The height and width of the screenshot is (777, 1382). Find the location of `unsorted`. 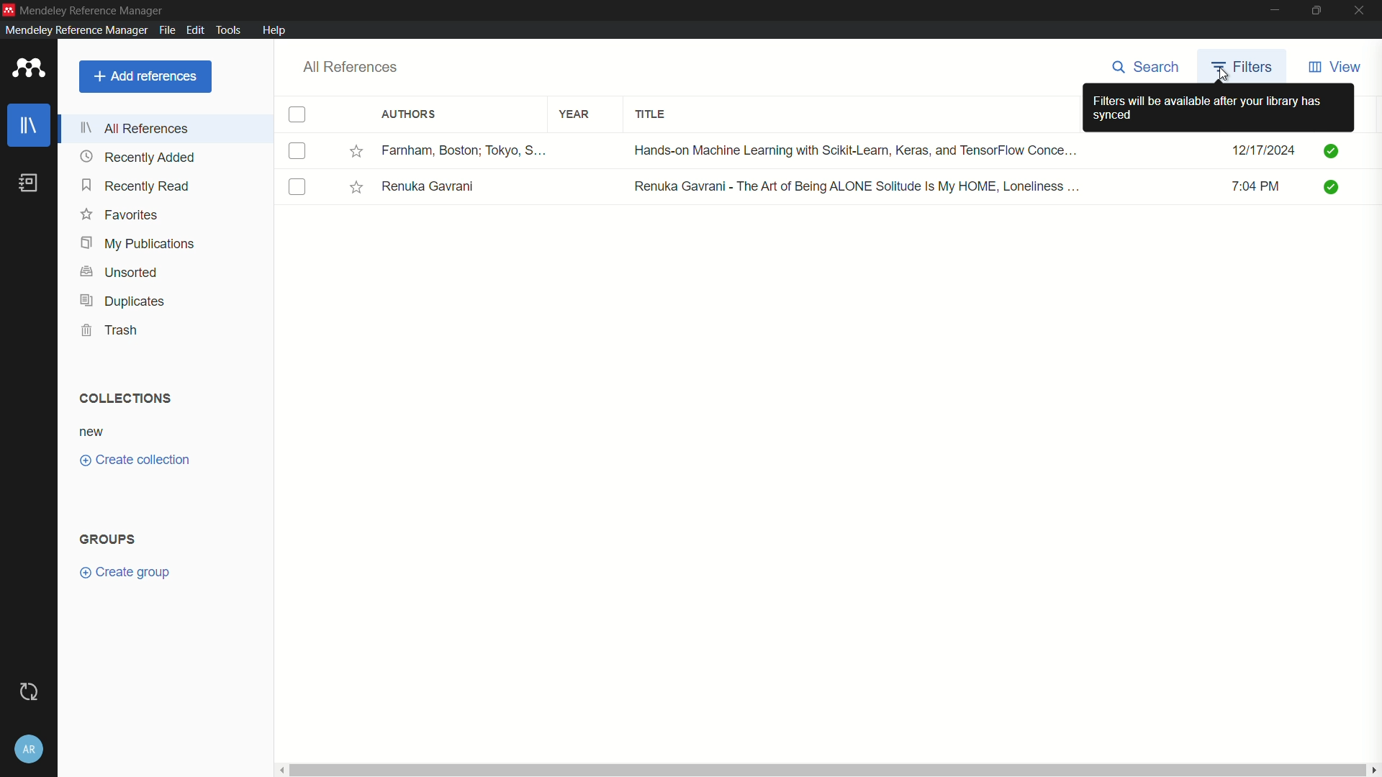

unsorted is located at coordinates (122, 271).